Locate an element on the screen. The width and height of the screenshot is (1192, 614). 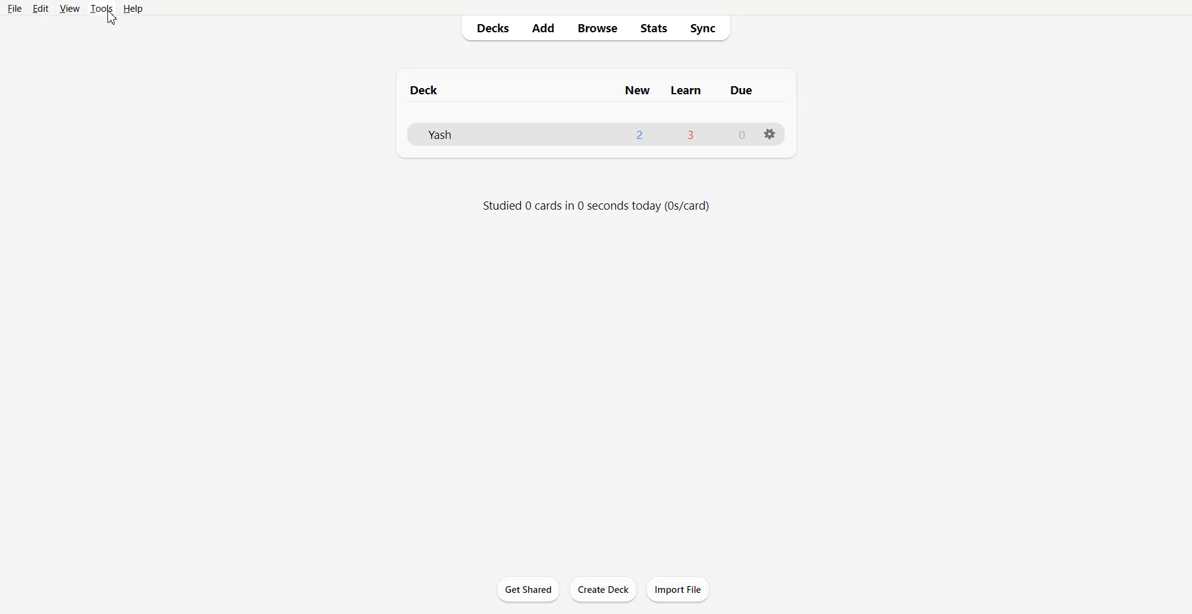
Decks is located at coordinates (487, 28).